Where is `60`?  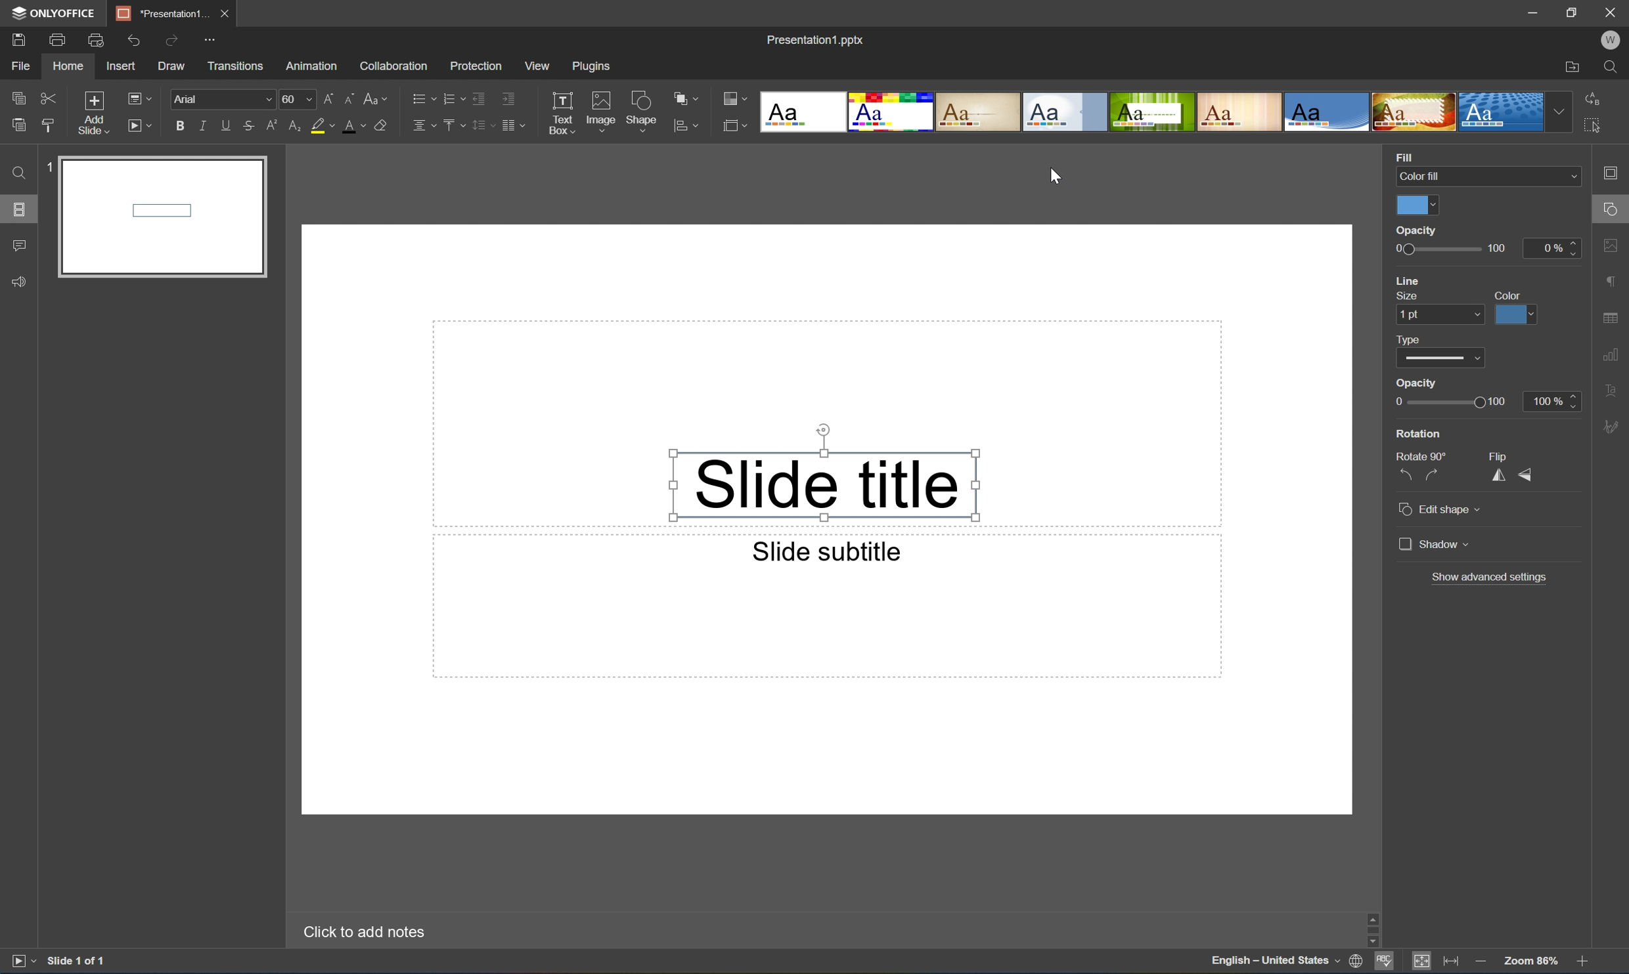
60 is located at coordinates (296, 99).